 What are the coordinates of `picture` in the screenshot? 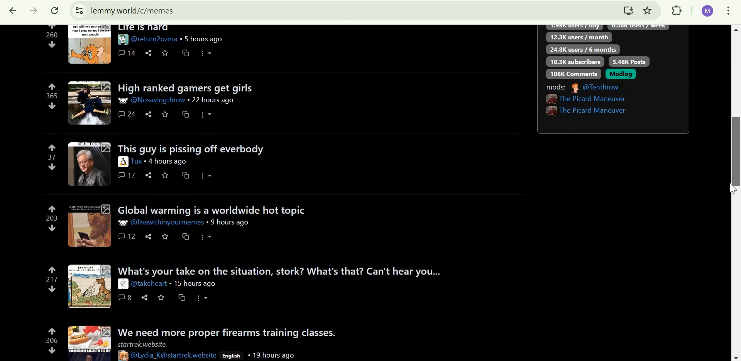 It's located at (122, 356).